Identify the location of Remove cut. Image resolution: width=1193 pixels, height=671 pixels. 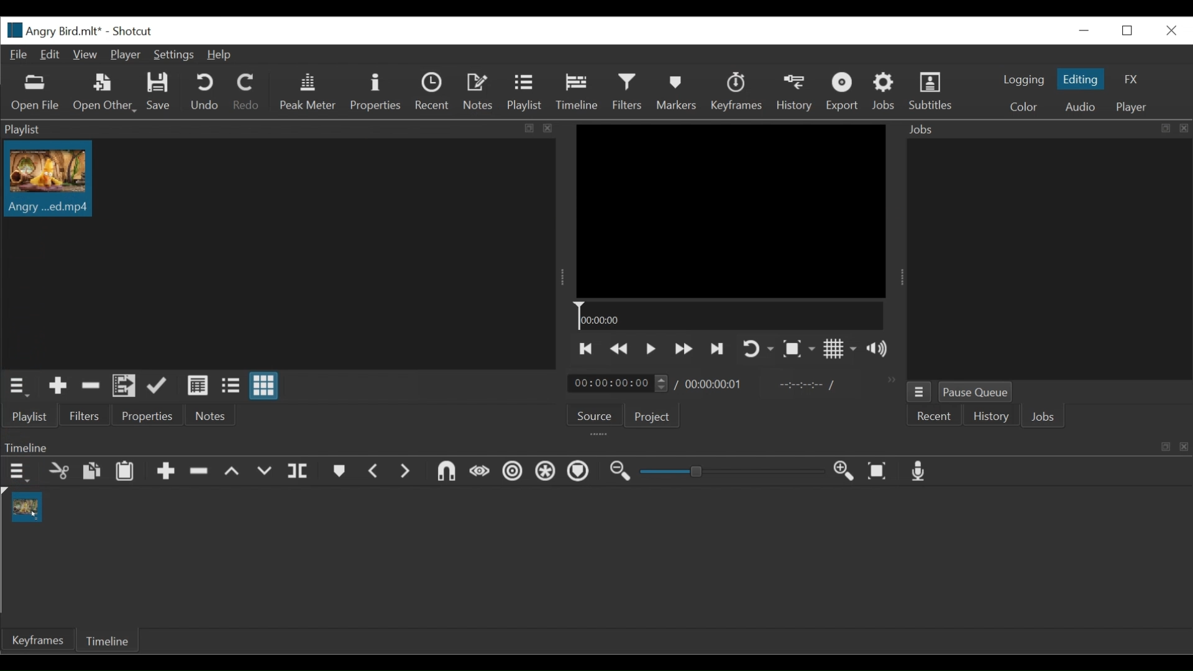
(91, 386).